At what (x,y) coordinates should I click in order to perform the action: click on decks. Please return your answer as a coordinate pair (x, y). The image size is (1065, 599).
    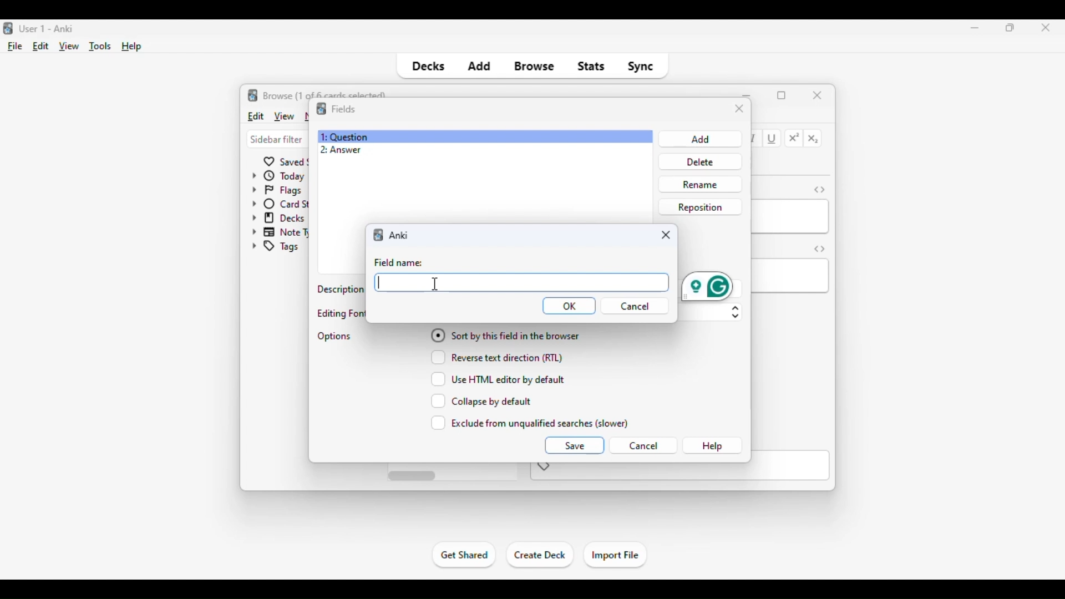
    Looking at the image, I should click on (427, 67).